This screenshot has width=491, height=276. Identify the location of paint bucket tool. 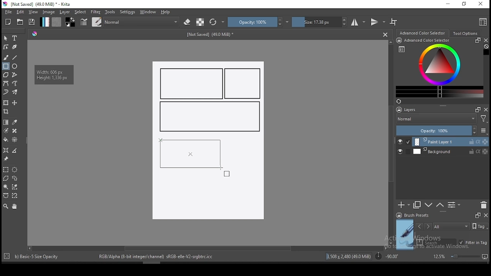
(6, 140).